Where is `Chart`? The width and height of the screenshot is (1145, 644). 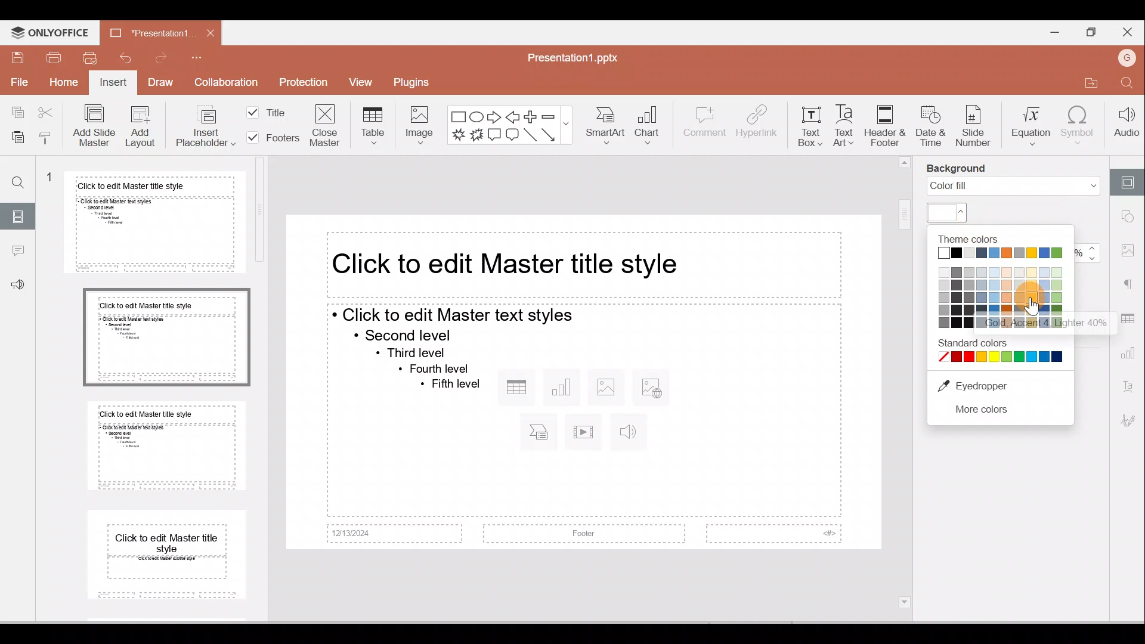
Chart is located at coordinates (652, 122).